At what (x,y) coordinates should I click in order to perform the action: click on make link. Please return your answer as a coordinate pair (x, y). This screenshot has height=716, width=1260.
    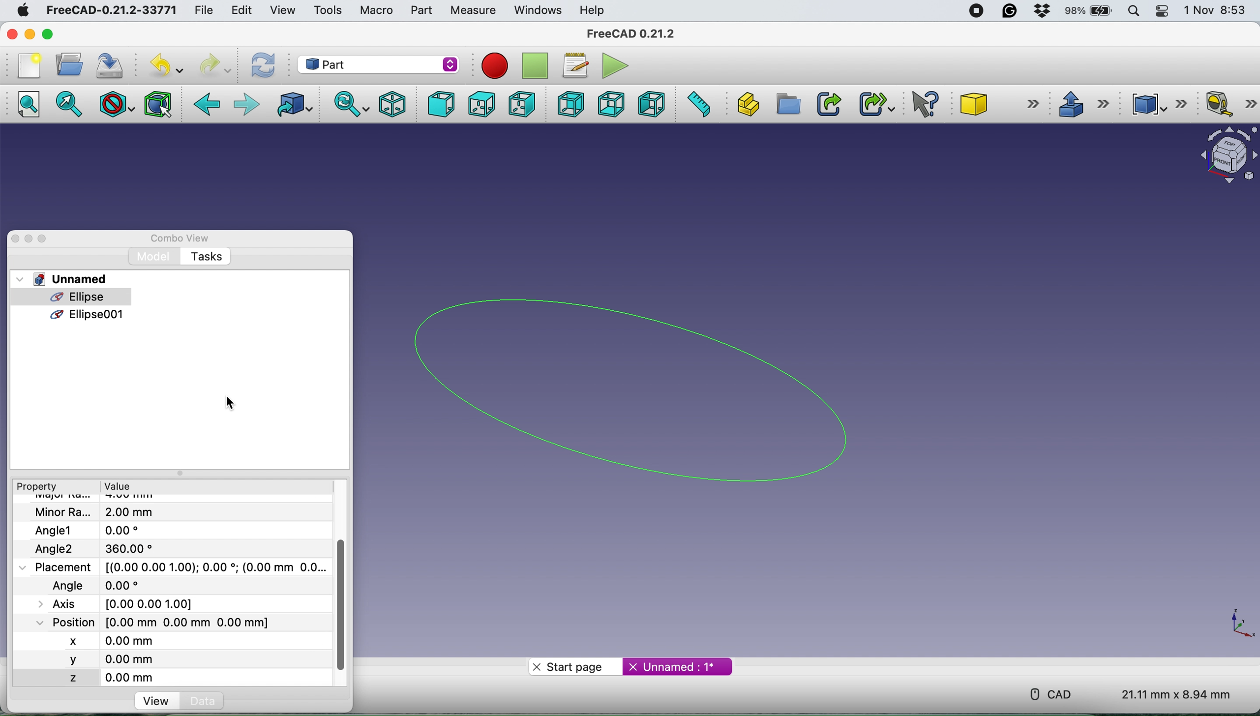
    Looking at the image, I should click on (826, 104).